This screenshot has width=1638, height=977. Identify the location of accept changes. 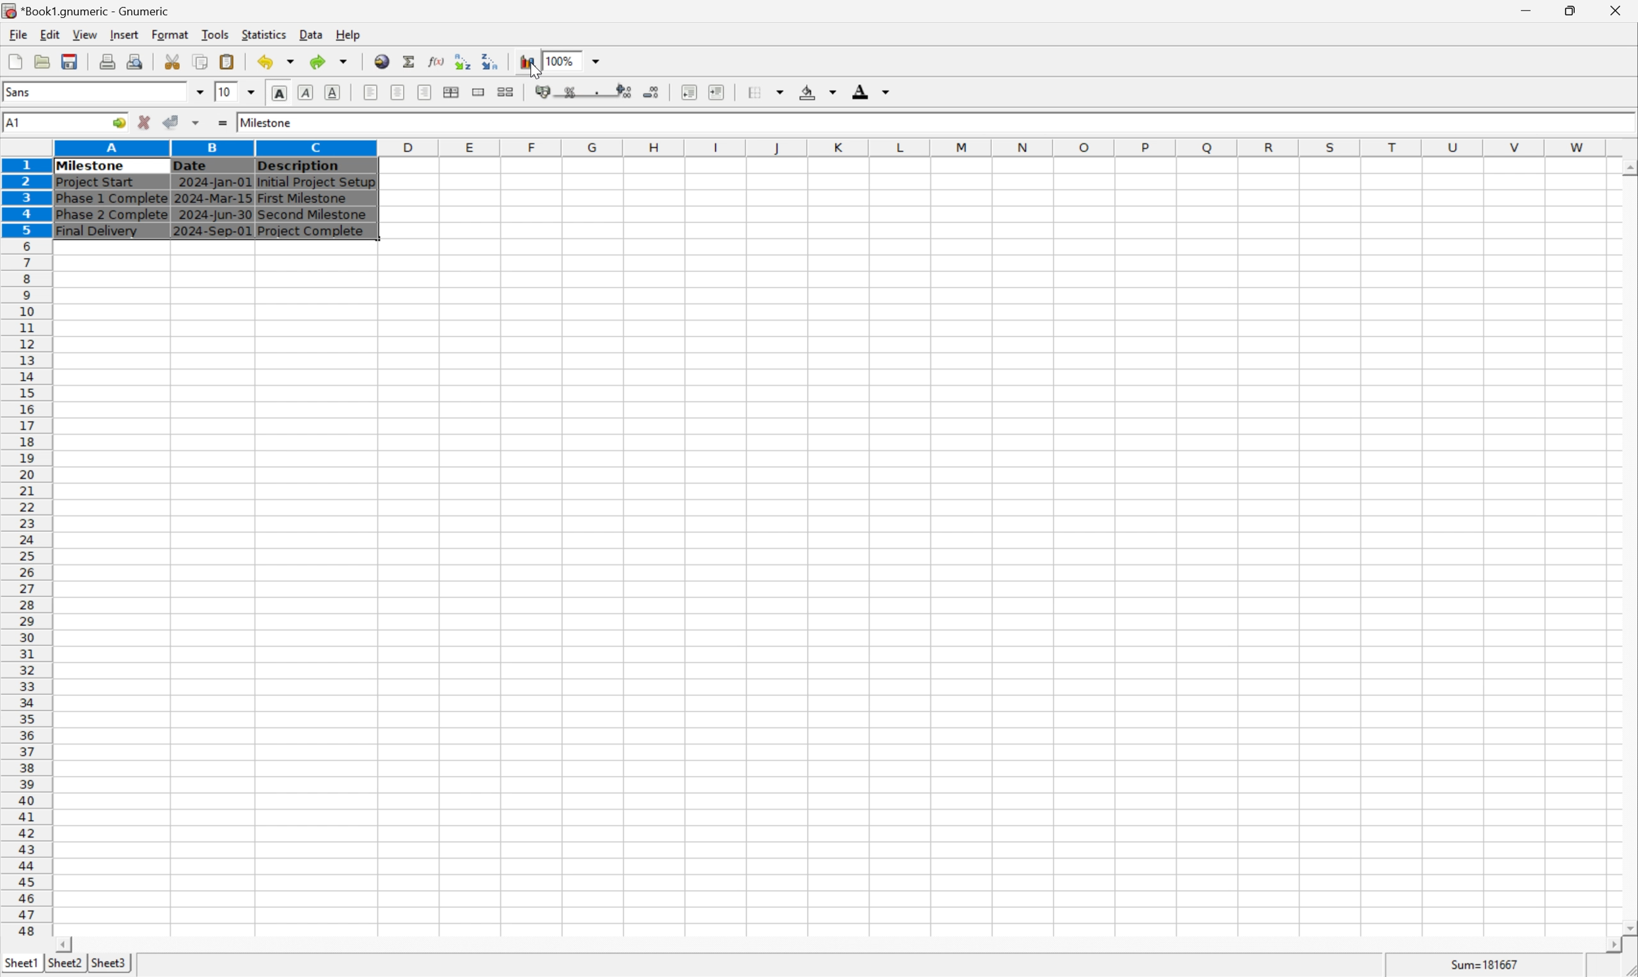
(175, 121).